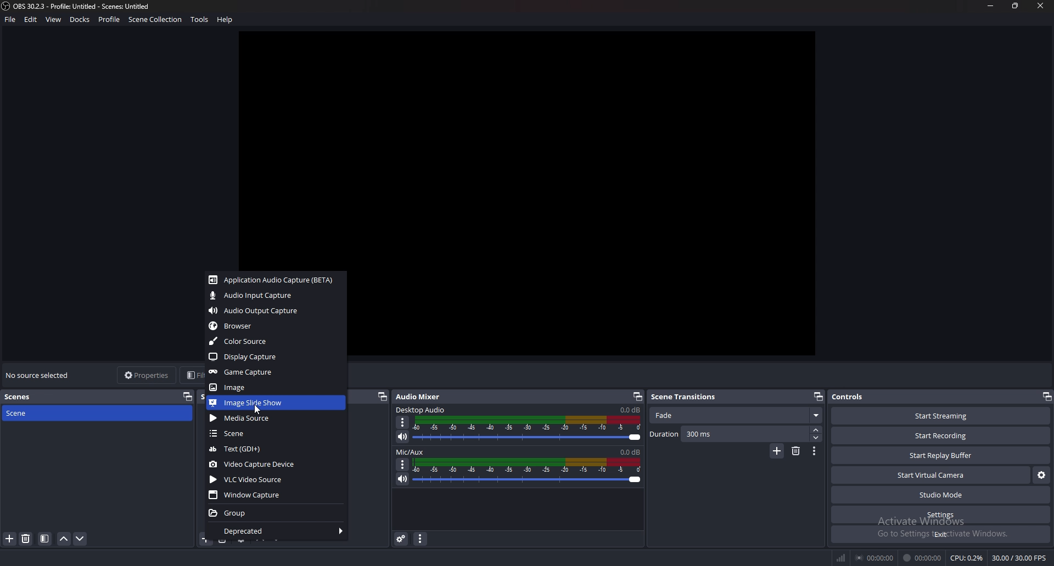 This screenshot has width=1054, height=566. What do you see at coordinates (276, 479) in the screenshot?
I see `vlc video source` at bounding box center [276, 479].